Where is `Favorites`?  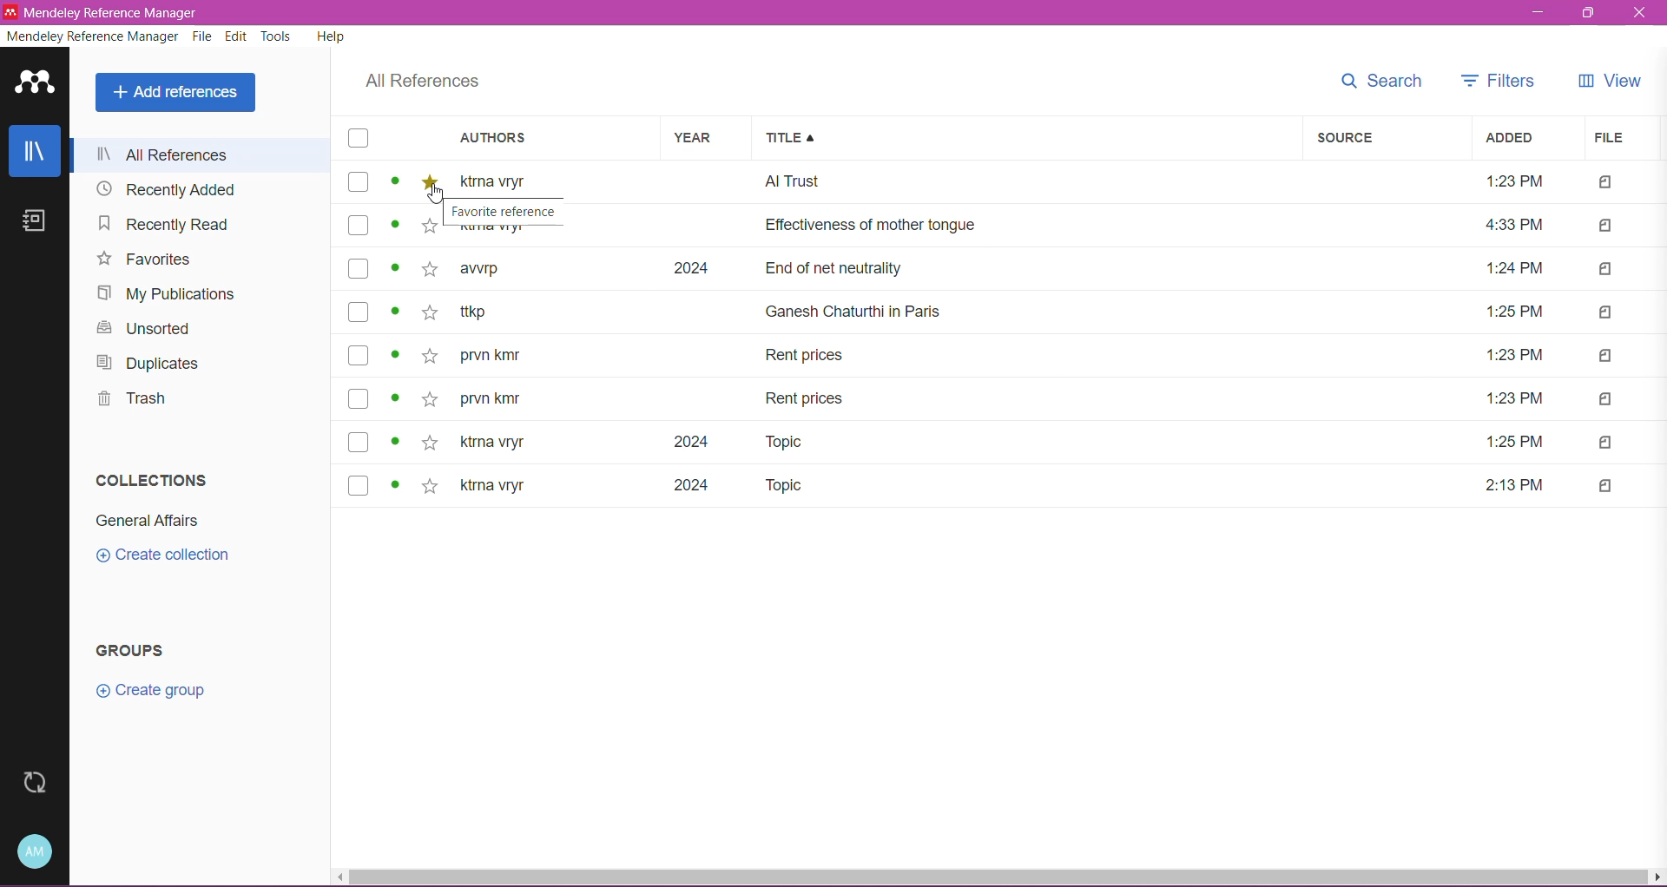
Favorites is located at coordinates (144, 260).